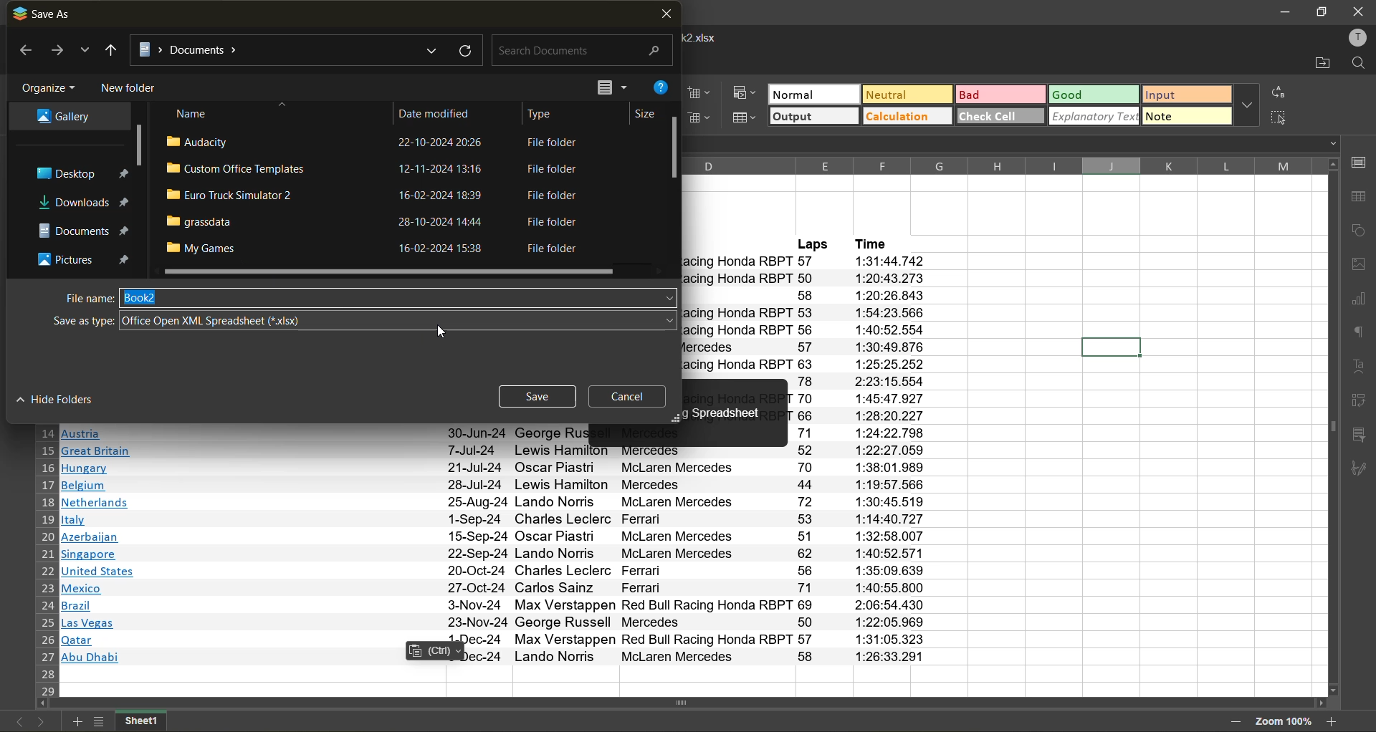  I want to click on check cell, so click(1001, 116).